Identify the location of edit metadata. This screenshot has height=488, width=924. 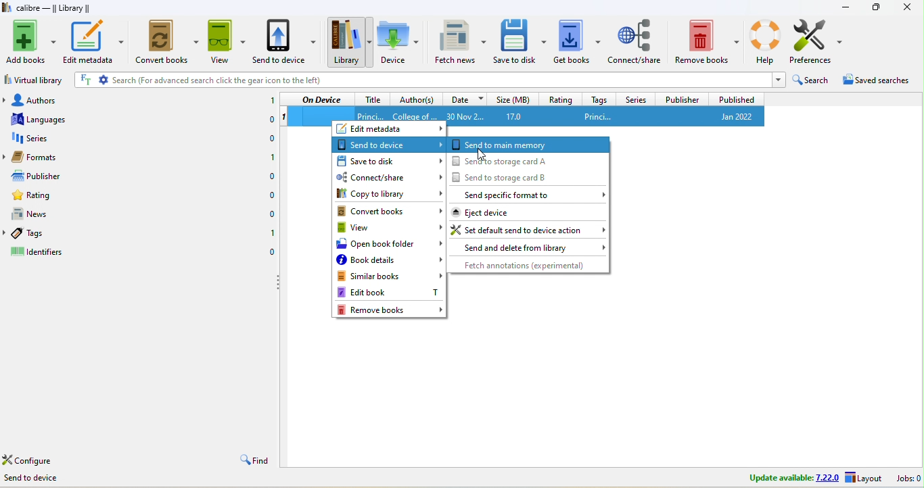
(95, 41).